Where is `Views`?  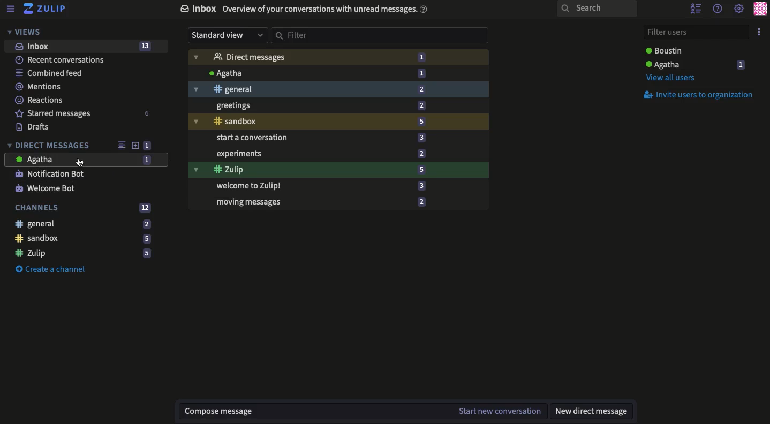
Views is located at coordinates (27, 32).